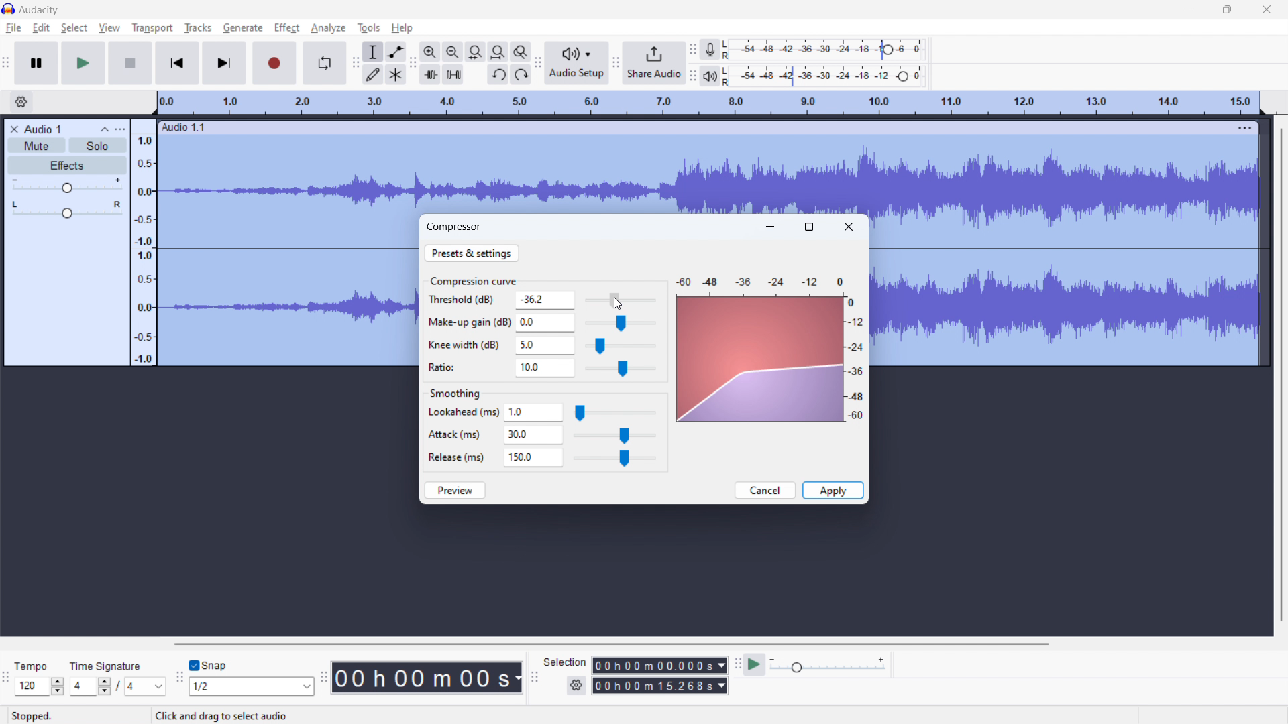  I want to click on timeline settings, so click(21, 102).